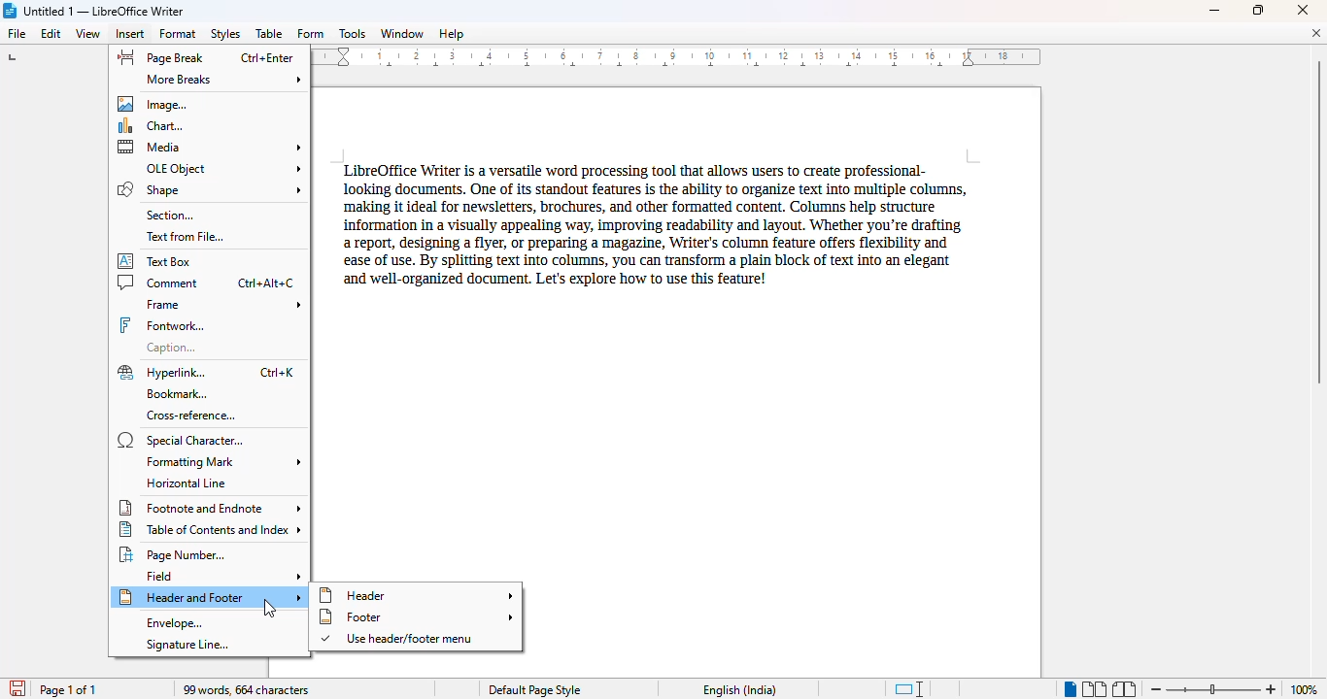  Describe the element at coordinates (680, 58) in the screenshot. I see `ruler` at that location.